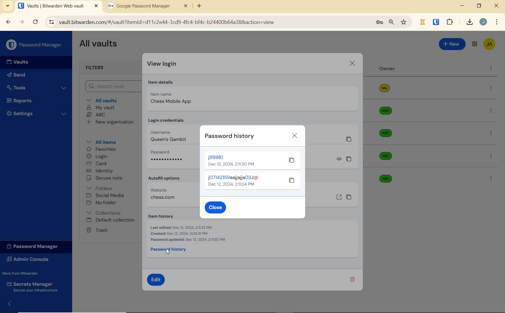  What do you see at coordinates (8, 22) in the screenshot?
I see `backward` at bounding box center [8, 22].